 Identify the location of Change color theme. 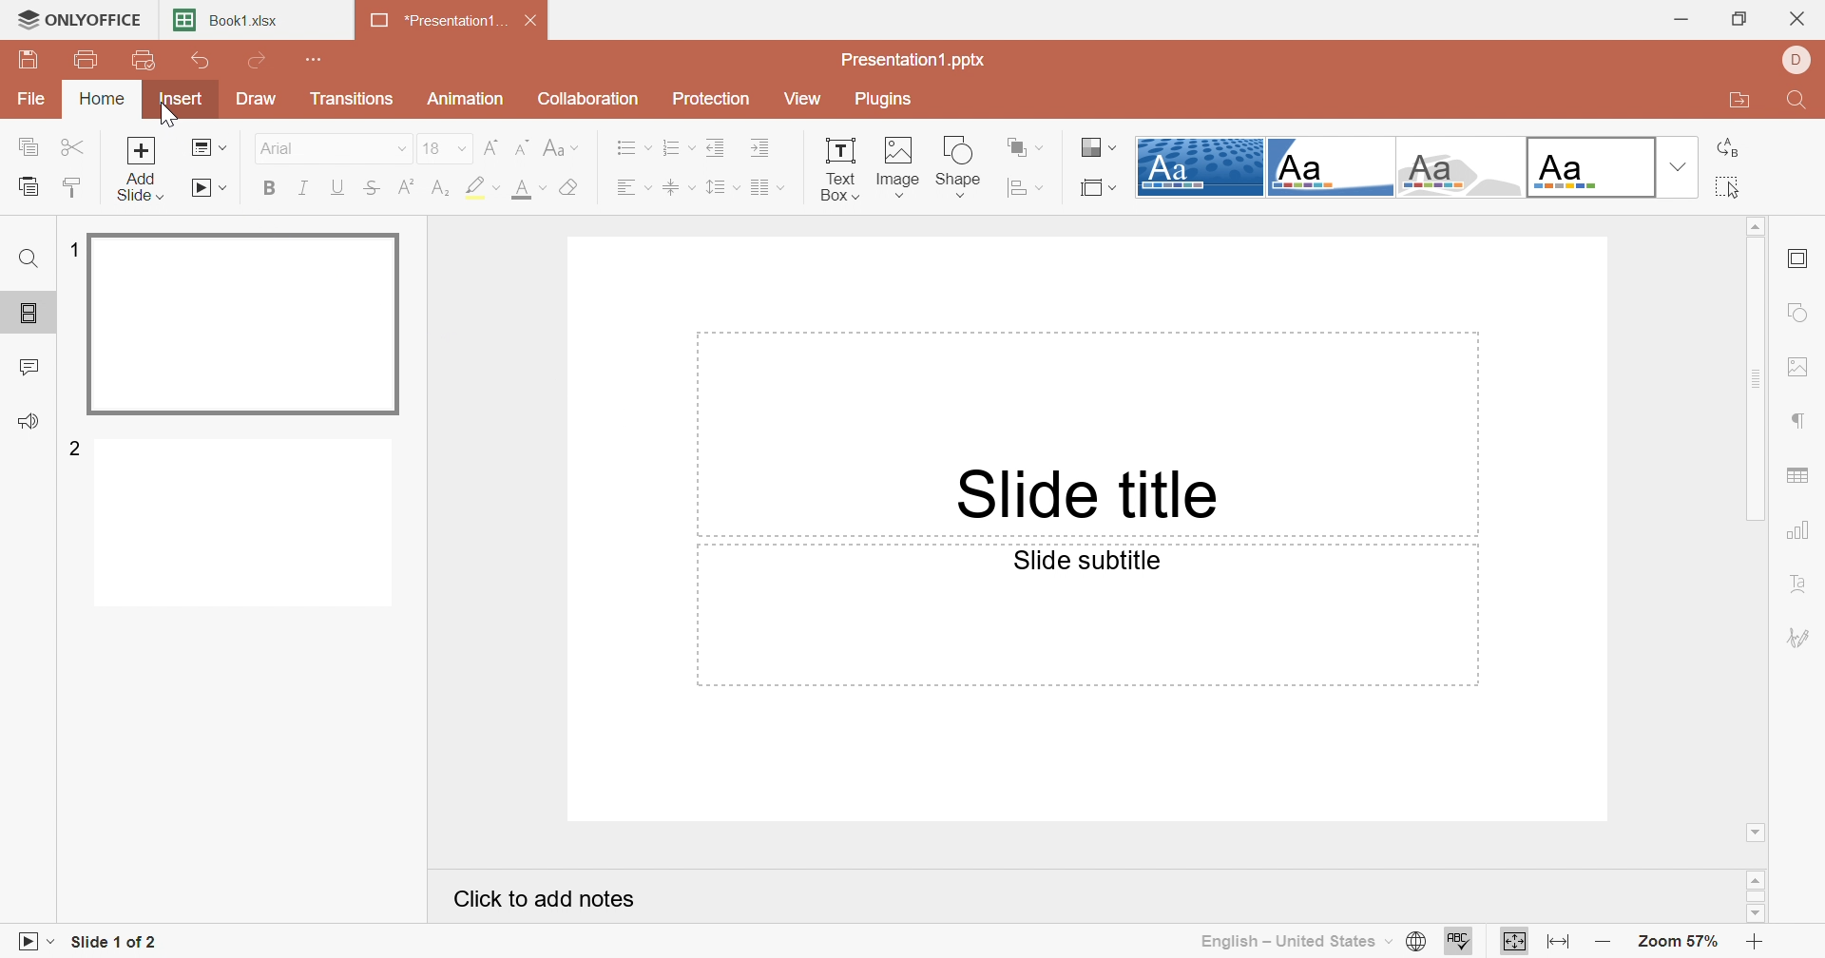
(1094, 145).